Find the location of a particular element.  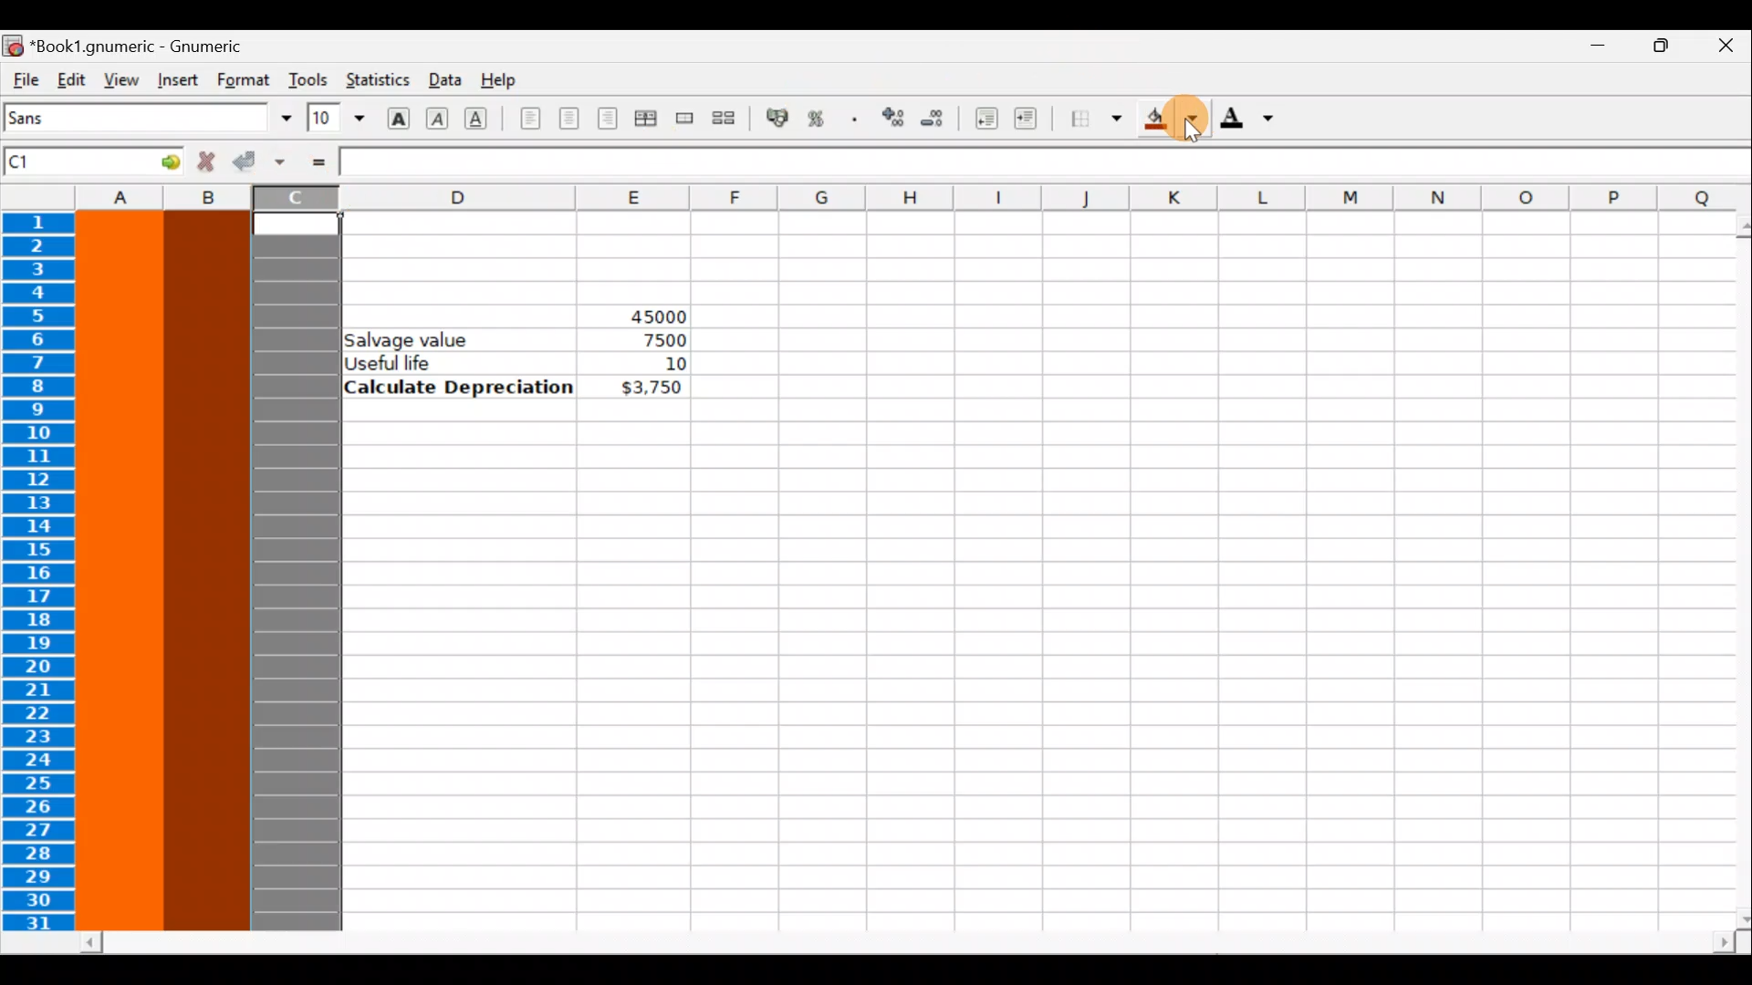

Align right is located at coordinates (607, 119).